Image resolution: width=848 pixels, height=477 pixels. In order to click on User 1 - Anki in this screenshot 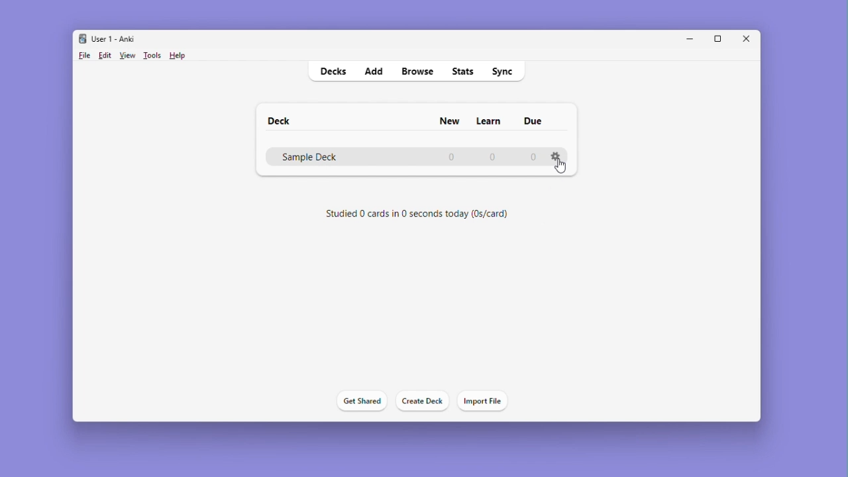, I will do `click(110, 38)`.